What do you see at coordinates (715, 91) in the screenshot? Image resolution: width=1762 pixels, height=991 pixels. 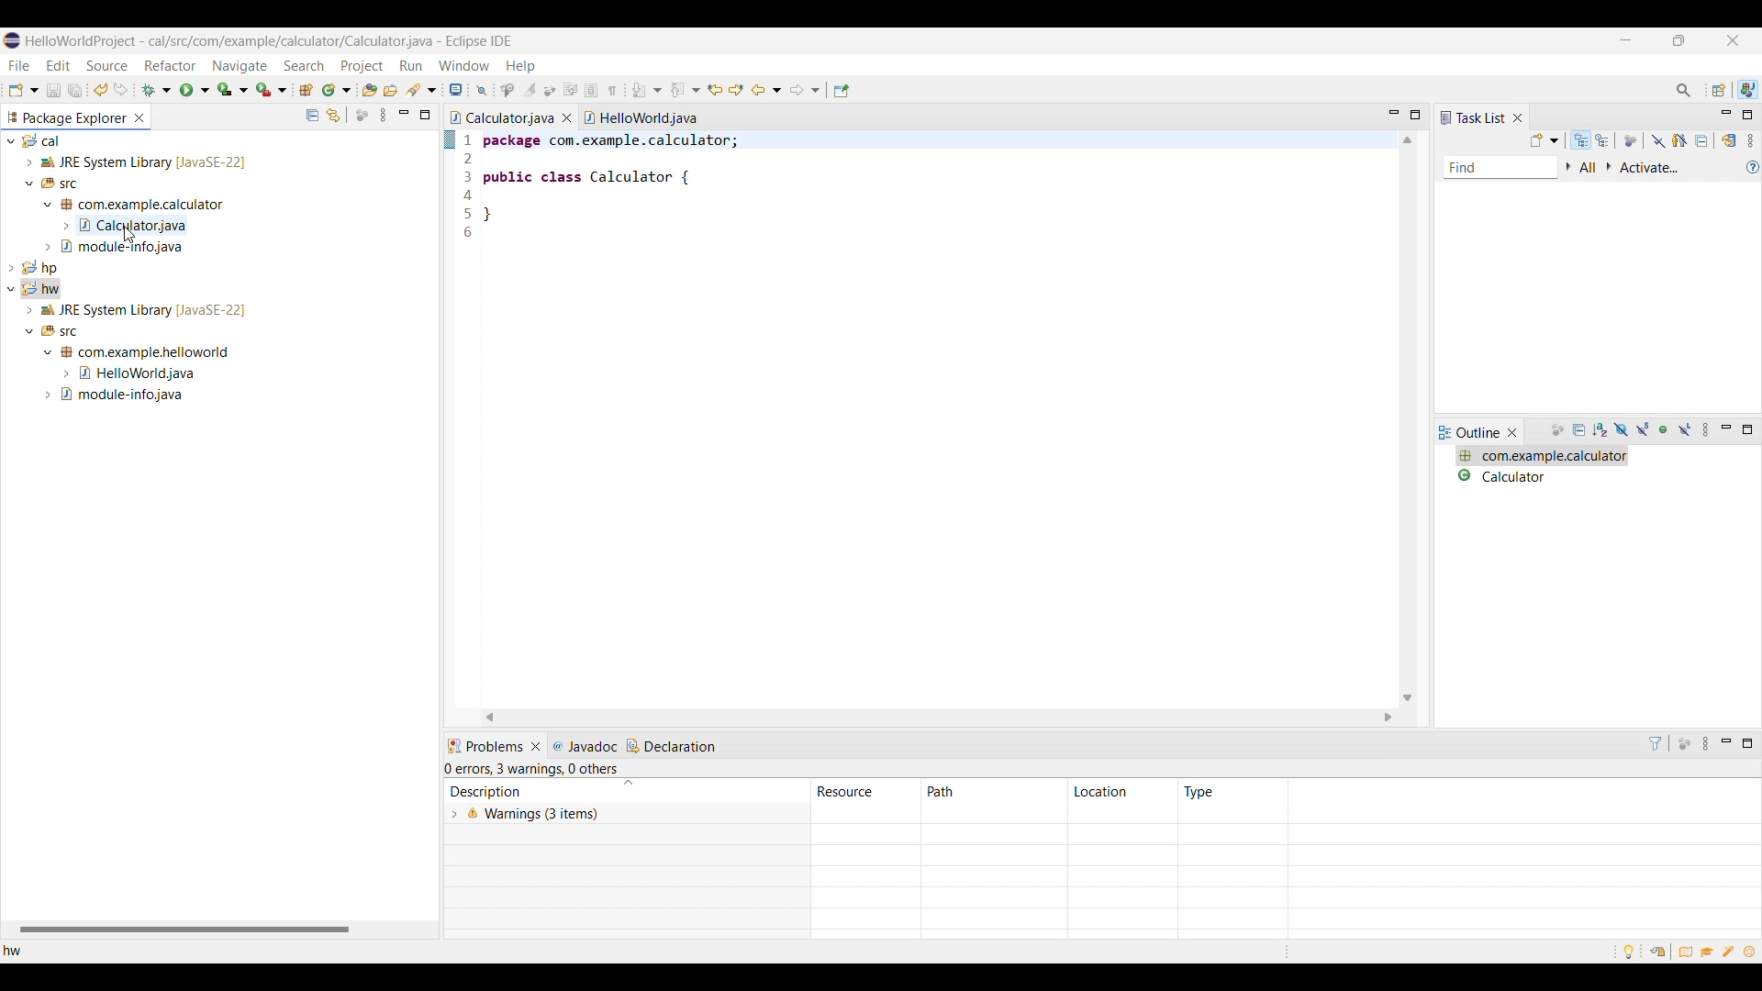 I see `Previous edit location` at bounding box center [715, 91].